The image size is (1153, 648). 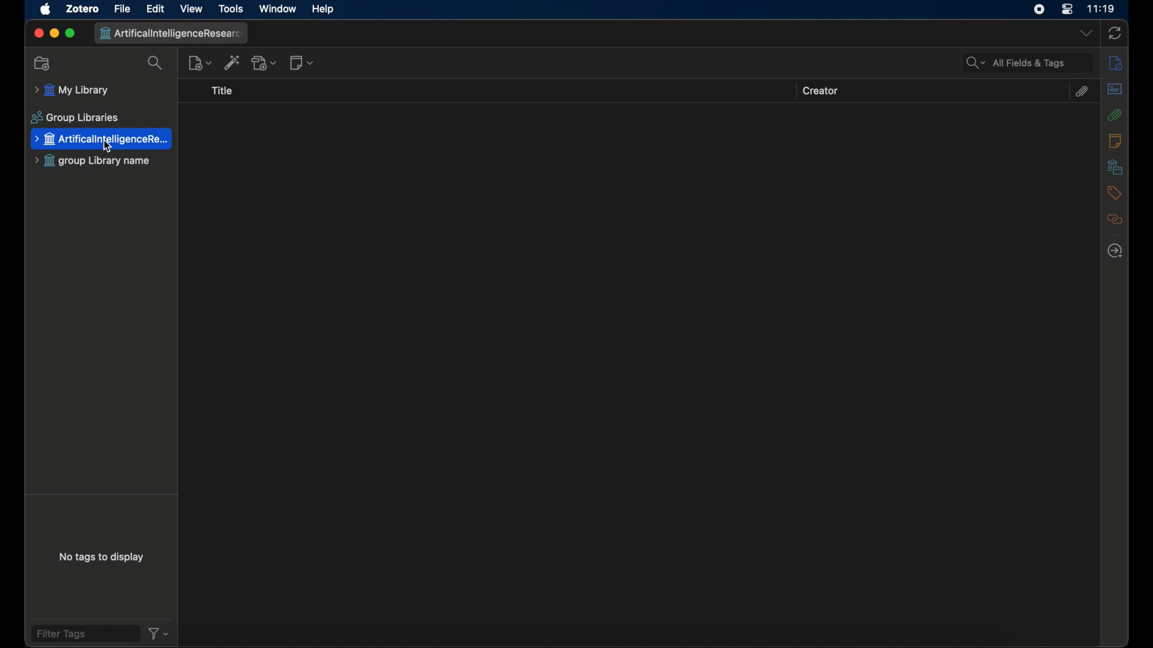 What do you see at coordinates (1115, 140) in the screenshot?
I see `notes` at bounding box center [1115, 140].